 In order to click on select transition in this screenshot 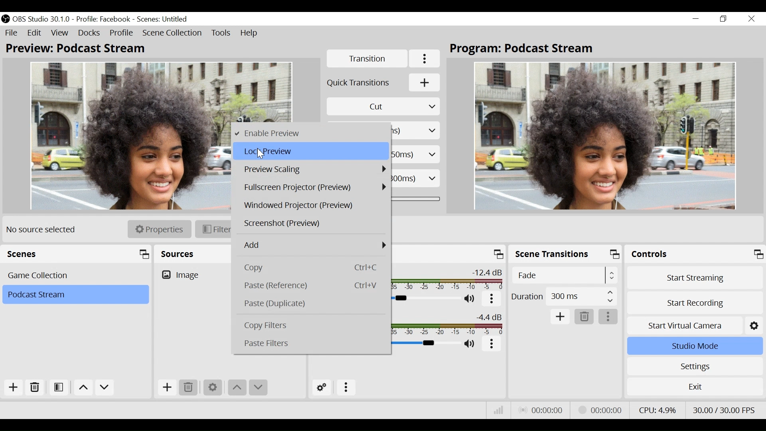, I will do `click(383, 106)`.